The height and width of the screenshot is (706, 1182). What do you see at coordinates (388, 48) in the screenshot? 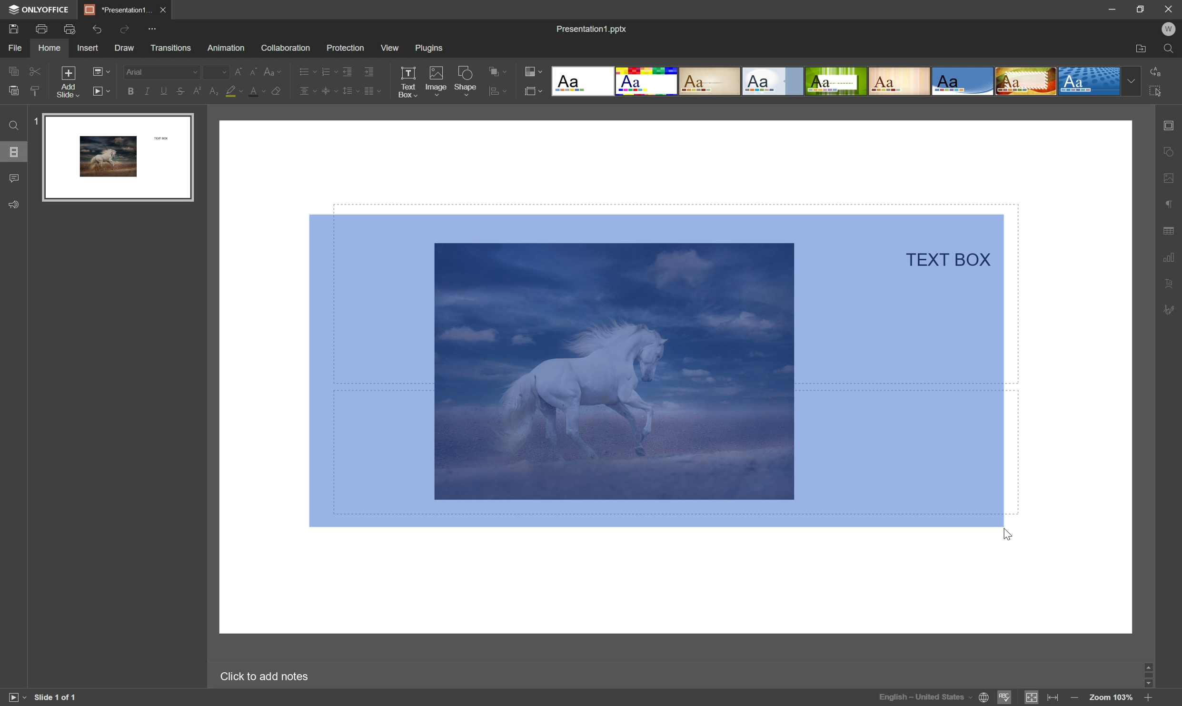
I see `view` at bounding box center [388, 48].